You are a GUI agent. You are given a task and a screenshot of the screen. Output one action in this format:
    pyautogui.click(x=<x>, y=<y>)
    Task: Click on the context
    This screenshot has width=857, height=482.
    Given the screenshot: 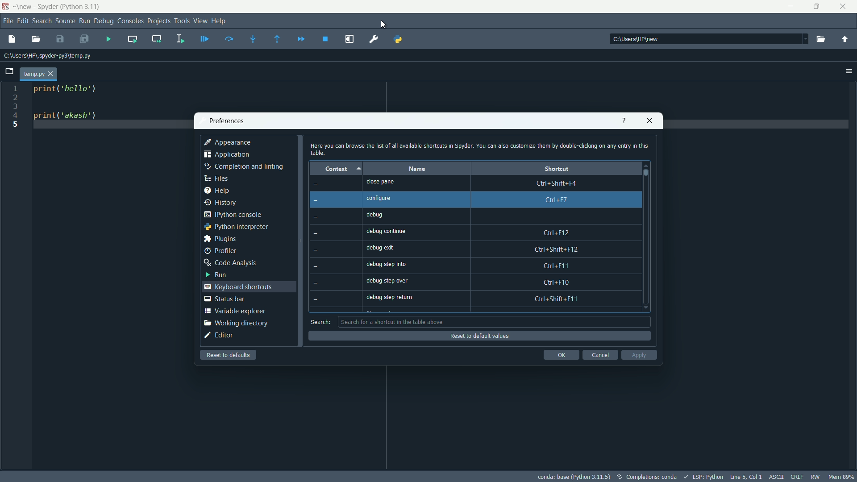 What is the action you would take?
    pyautogui.click(x=334, y=168)
    